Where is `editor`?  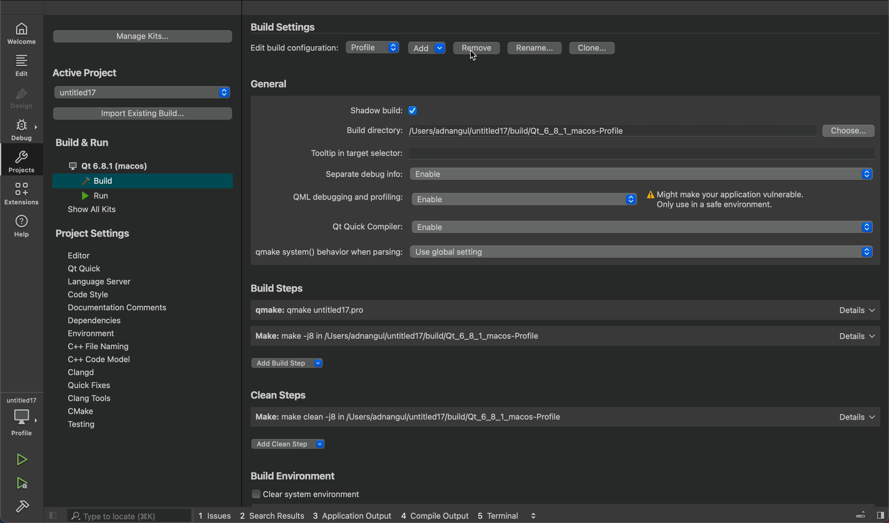 editor is located at coordinates (89, 256).